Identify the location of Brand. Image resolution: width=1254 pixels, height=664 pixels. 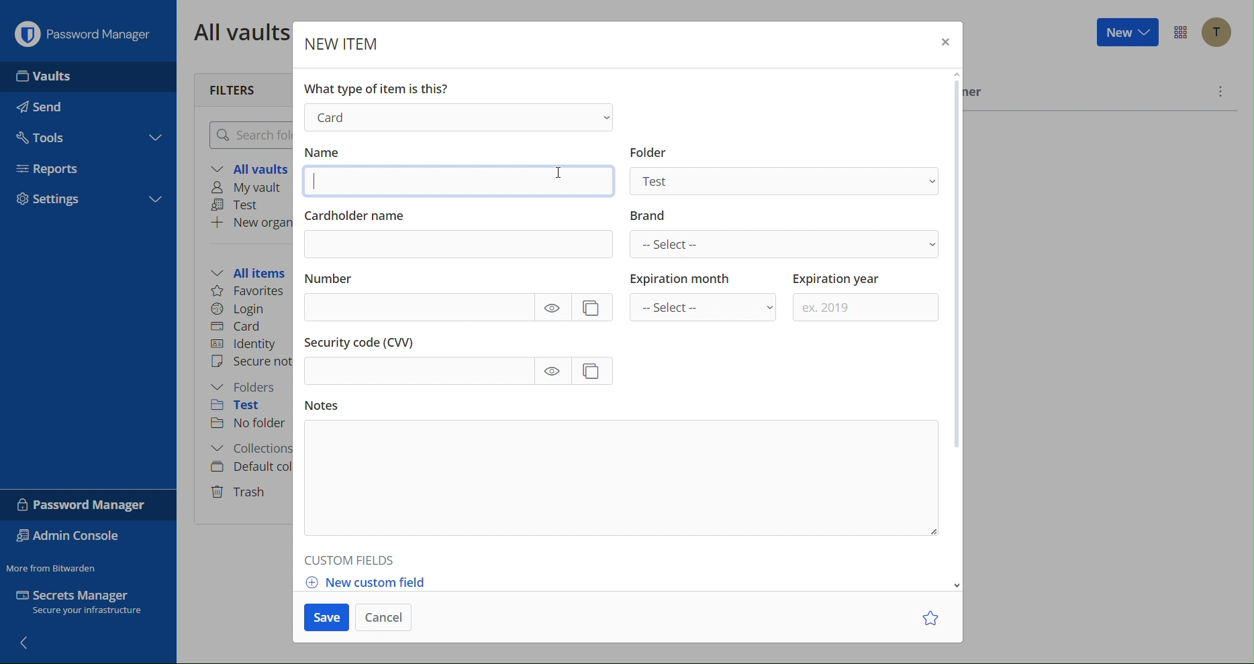
(783, 235).